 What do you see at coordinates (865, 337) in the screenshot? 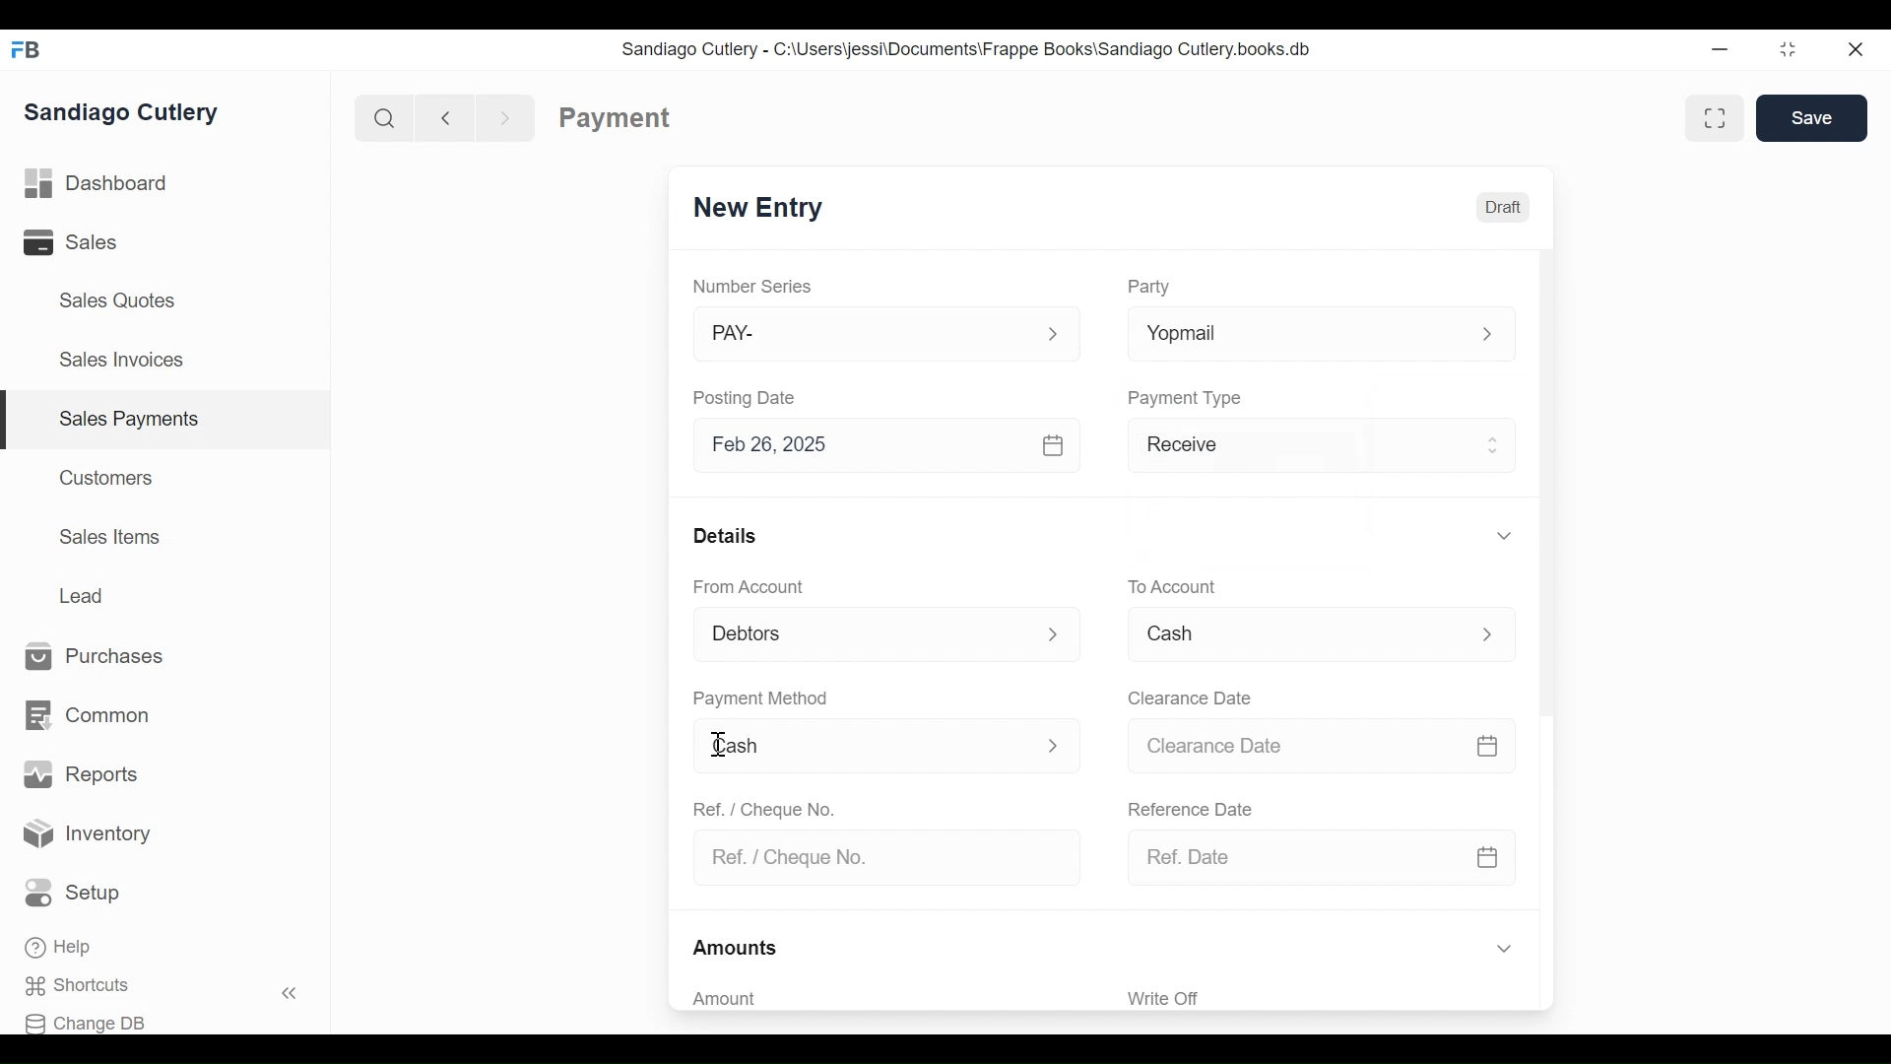
I see `PAY-` at bounding box center [865, 337].